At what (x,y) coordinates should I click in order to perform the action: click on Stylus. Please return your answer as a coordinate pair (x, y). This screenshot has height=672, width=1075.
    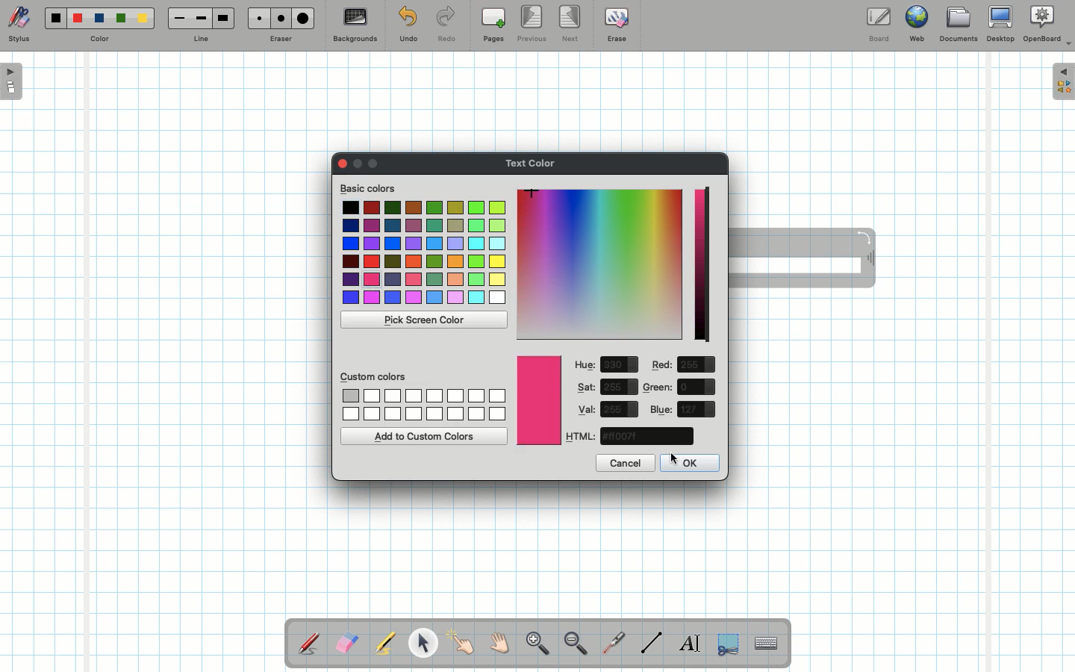
    Looking at the image, I should click on (310, 643).